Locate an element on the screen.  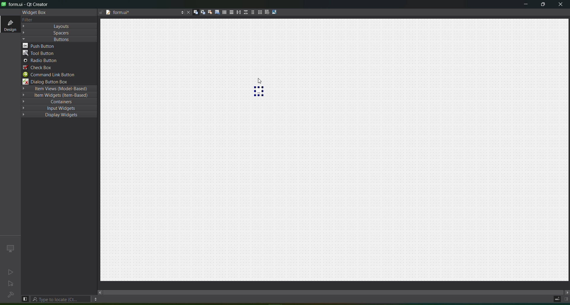
containers is located at coordinates (59, 102).